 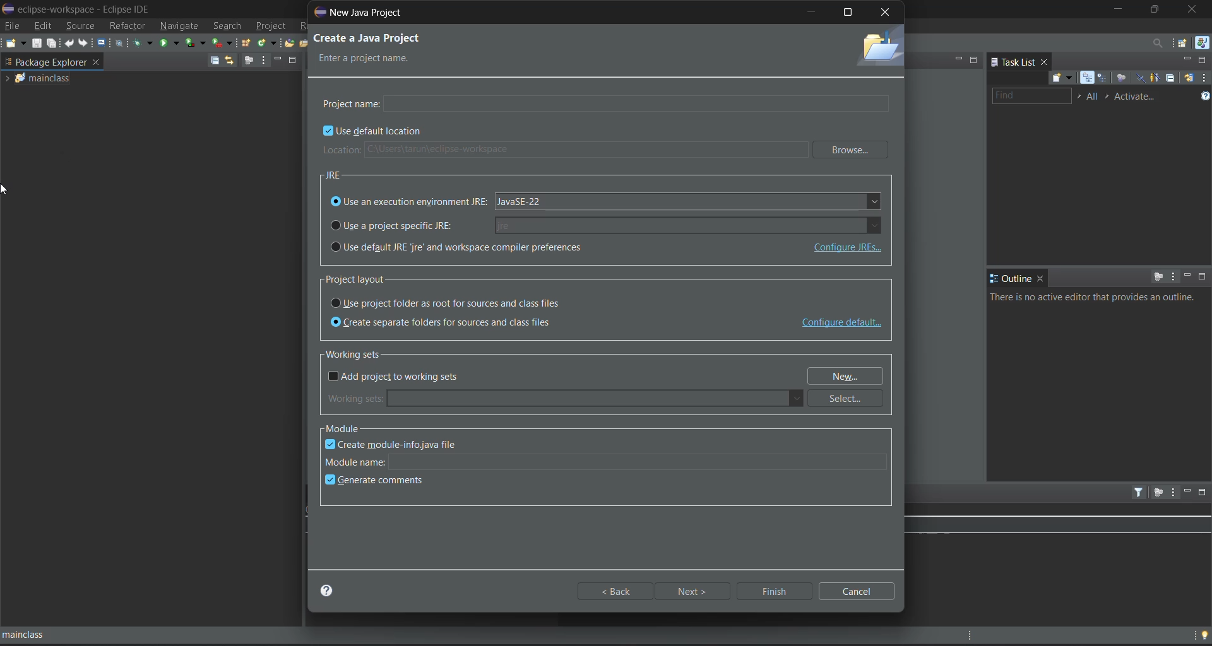 What do you see at coordinates (845, 248) in the screenshot?
I see `configure JREs` at bounding box center [845, 248].